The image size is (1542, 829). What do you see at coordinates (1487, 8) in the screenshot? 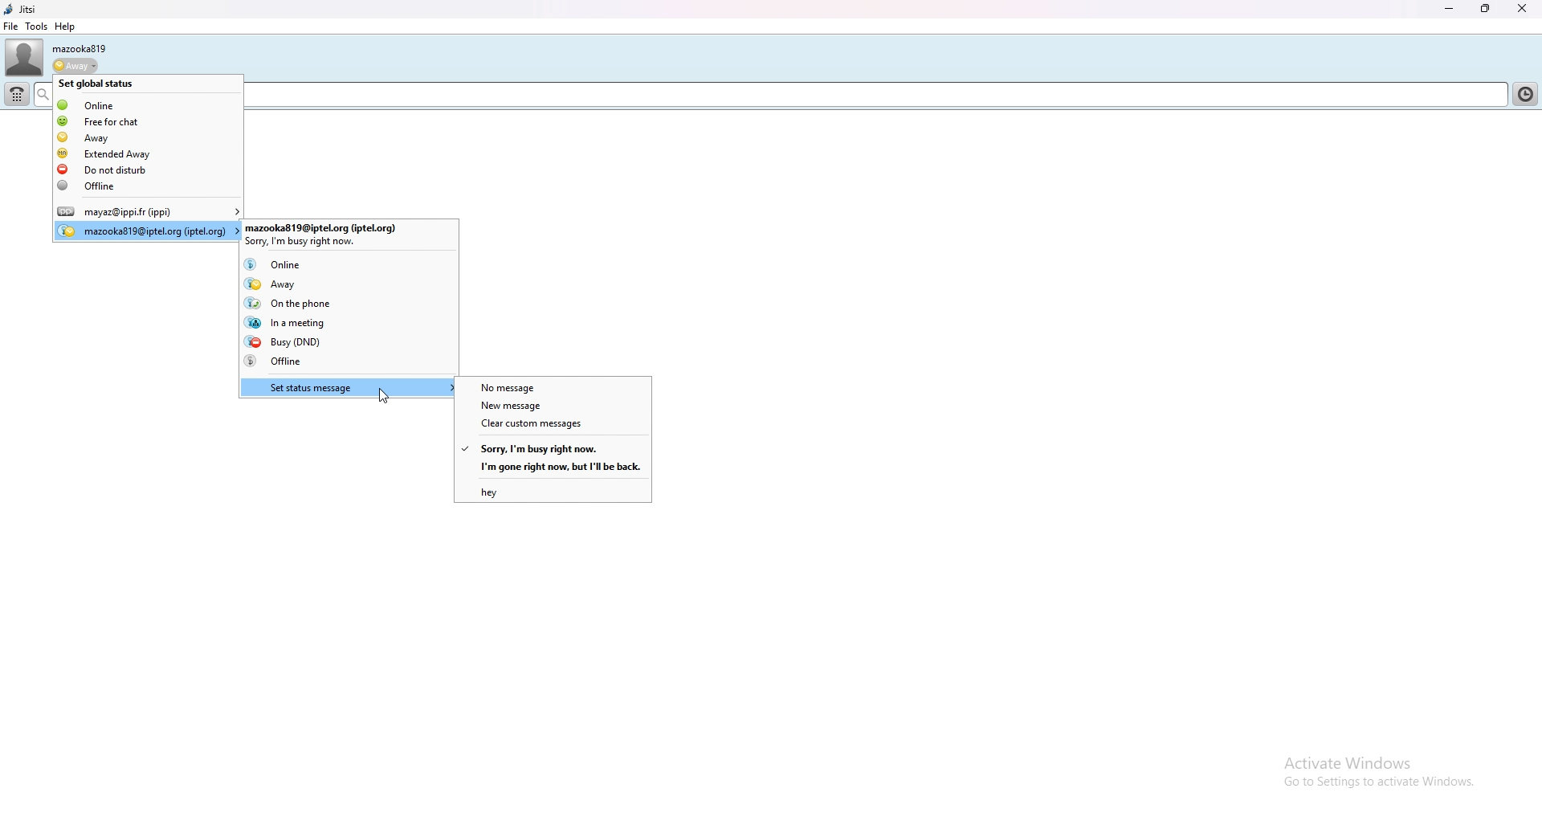
I see `resize` at bounding box center [1487, 8].